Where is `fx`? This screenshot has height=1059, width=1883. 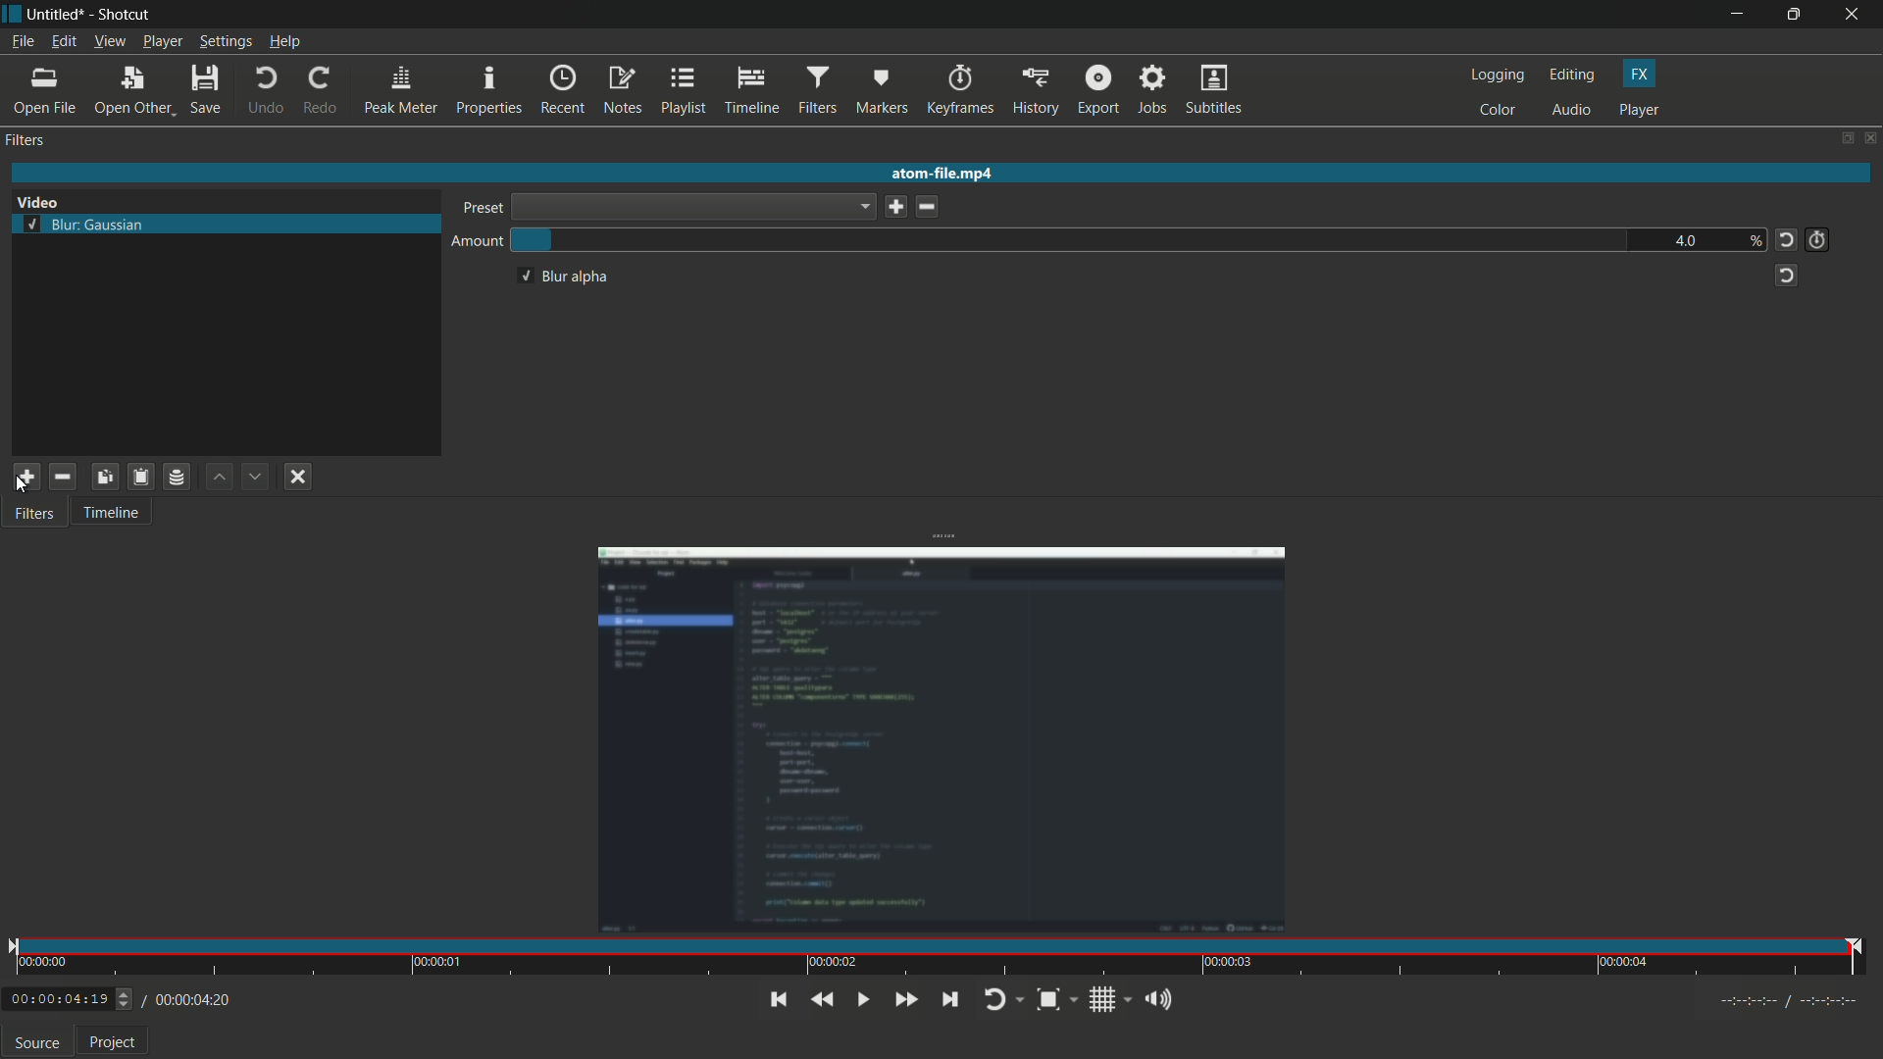
fx is located at coordinates (1640, 75).